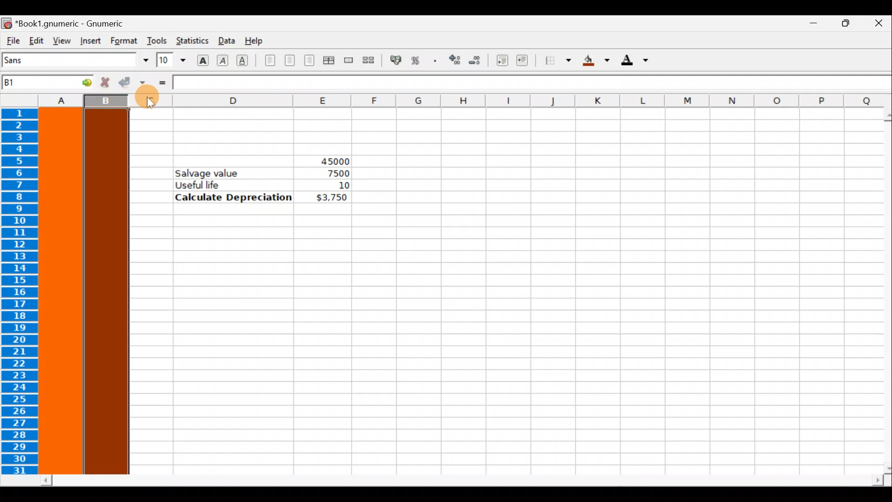 This screenshot has width=892, height=502. What do you see at coordinates (844, 26) in the screenshot?
I see `Maximize` at bounding box center [844, 26].